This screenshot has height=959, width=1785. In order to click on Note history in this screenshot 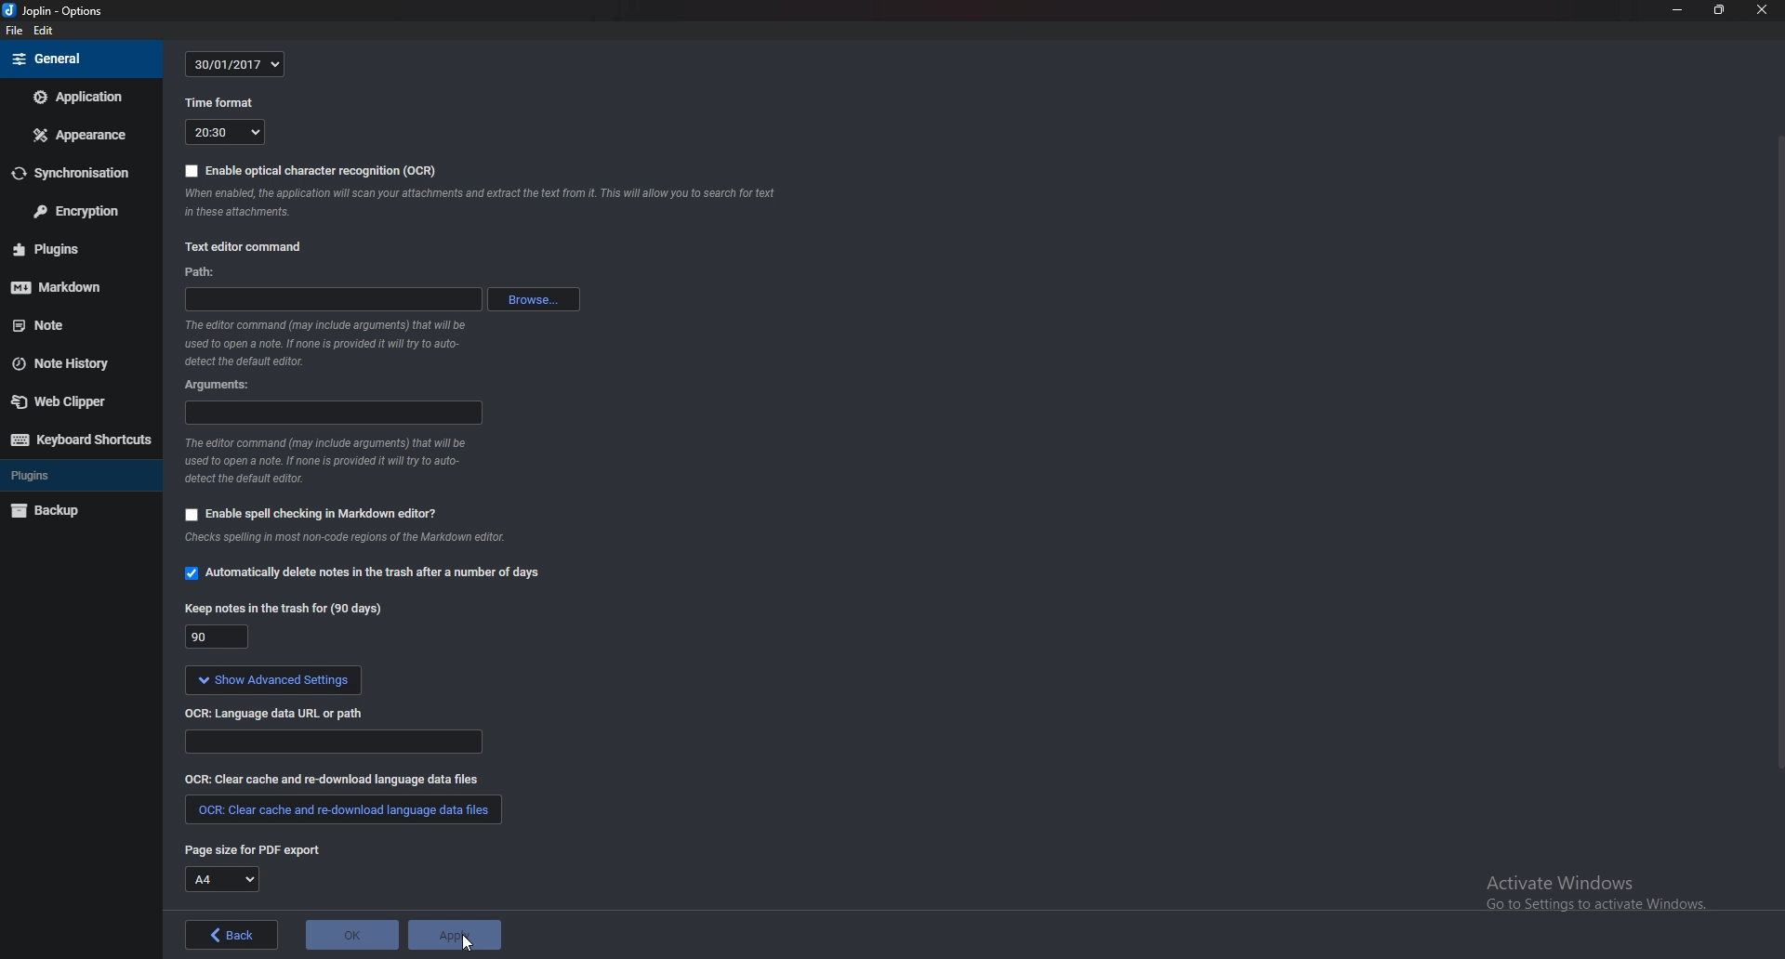, I will do `click(73, 361)`.